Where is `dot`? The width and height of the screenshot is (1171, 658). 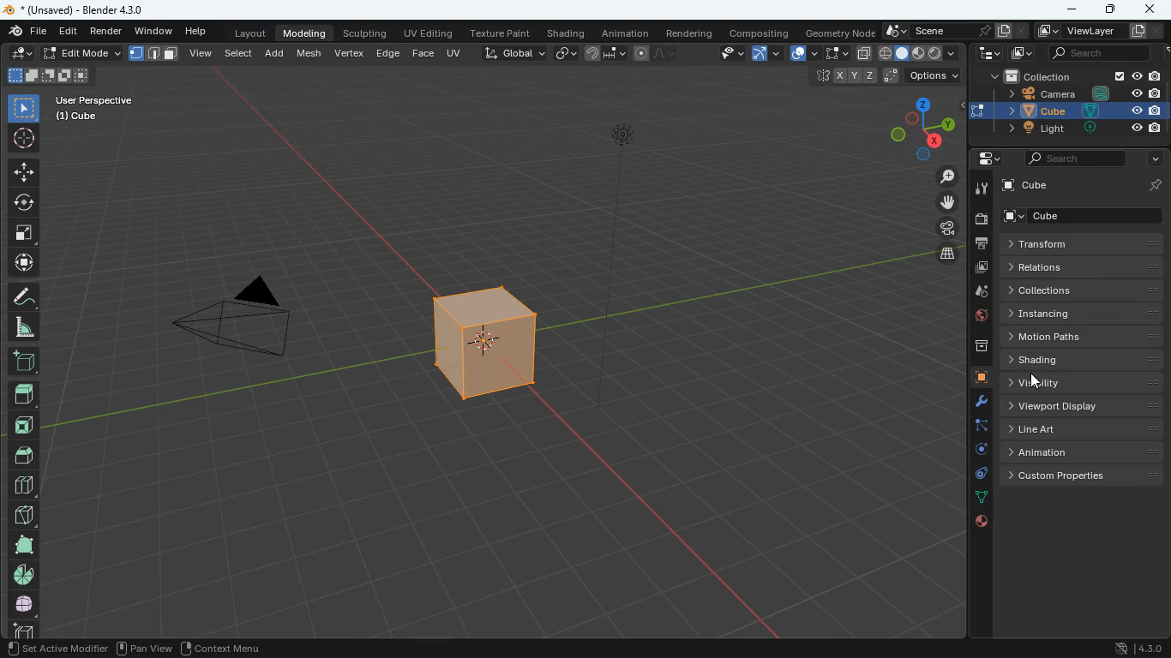
dot is located at coordinates (981, 499).